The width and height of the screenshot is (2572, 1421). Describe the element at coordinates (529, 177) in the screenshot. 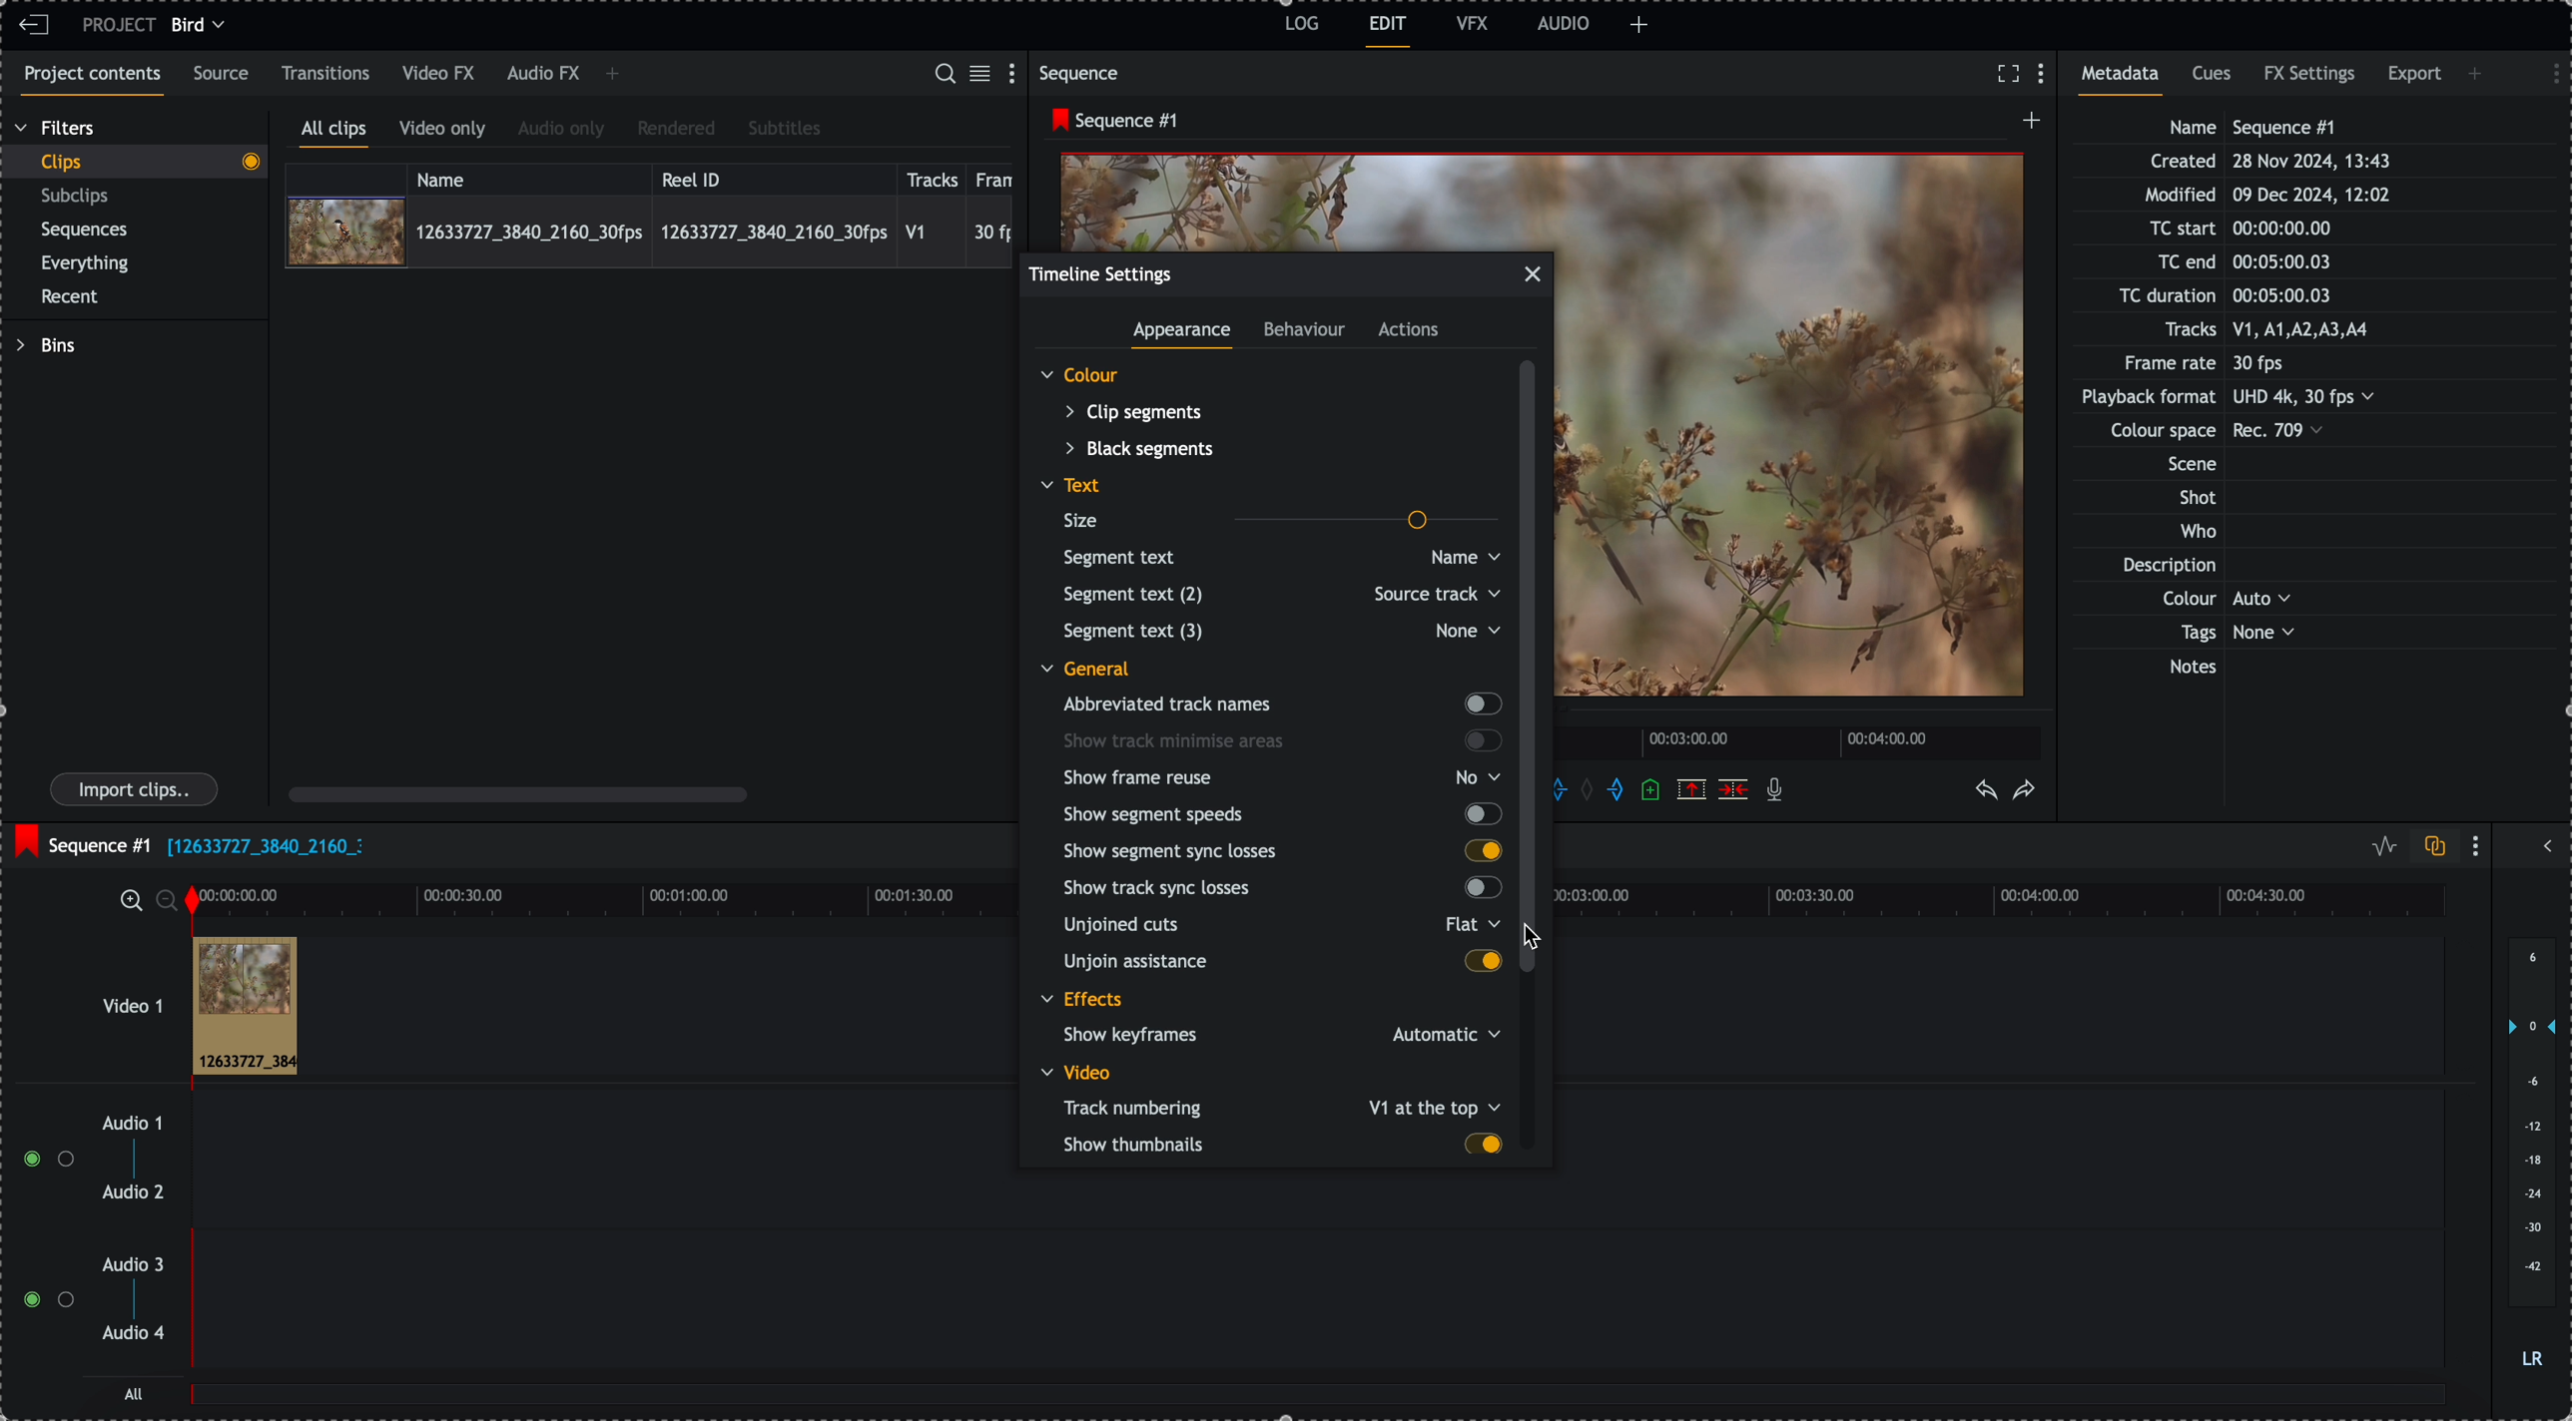

I see `name` at that location.